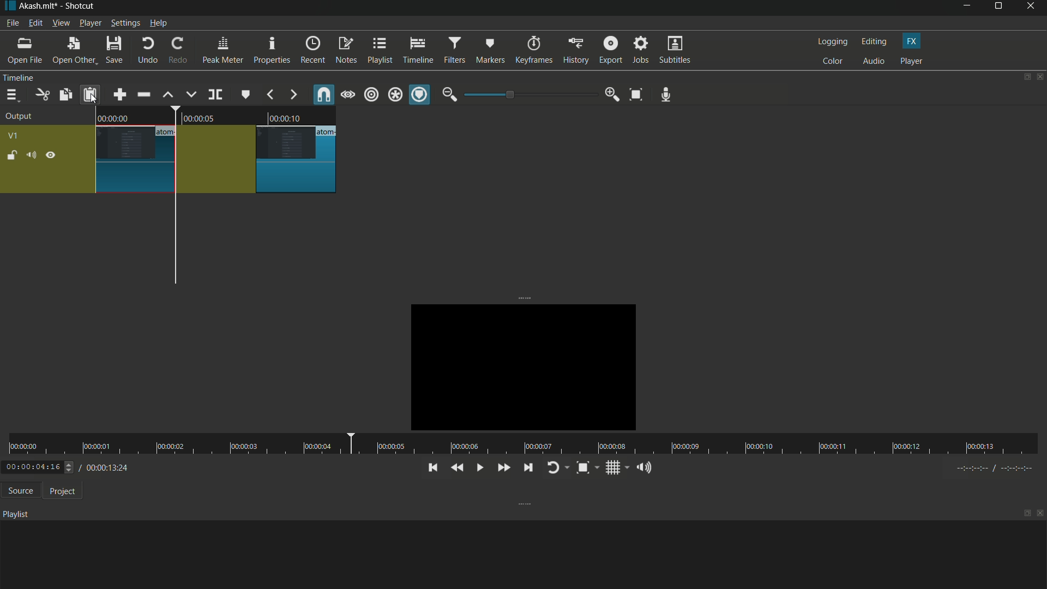 The image size is (1047, 589). Describe the element at coordinates (12, 23) in the screenshot. I see `file menu` at that location.